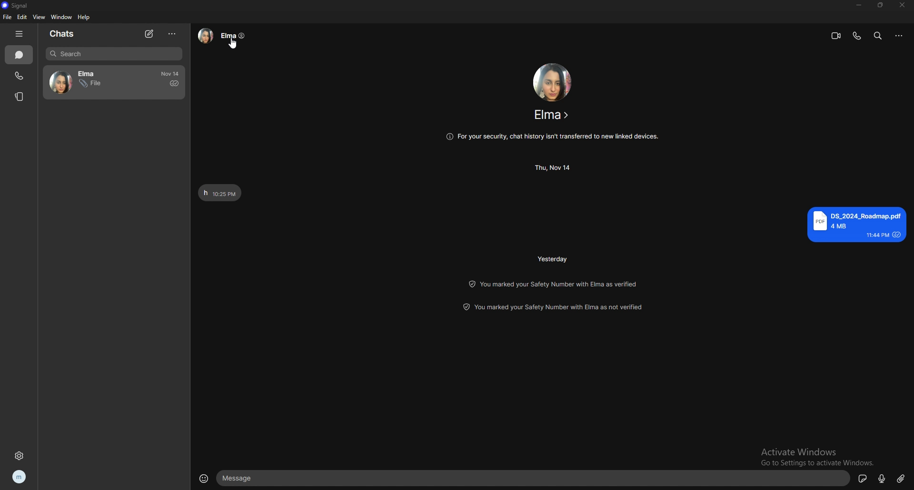 This screenshot has width=914, height=490. Describe the element at coordinates (902, 478) in the screenshot. I see `attachment` at that location.